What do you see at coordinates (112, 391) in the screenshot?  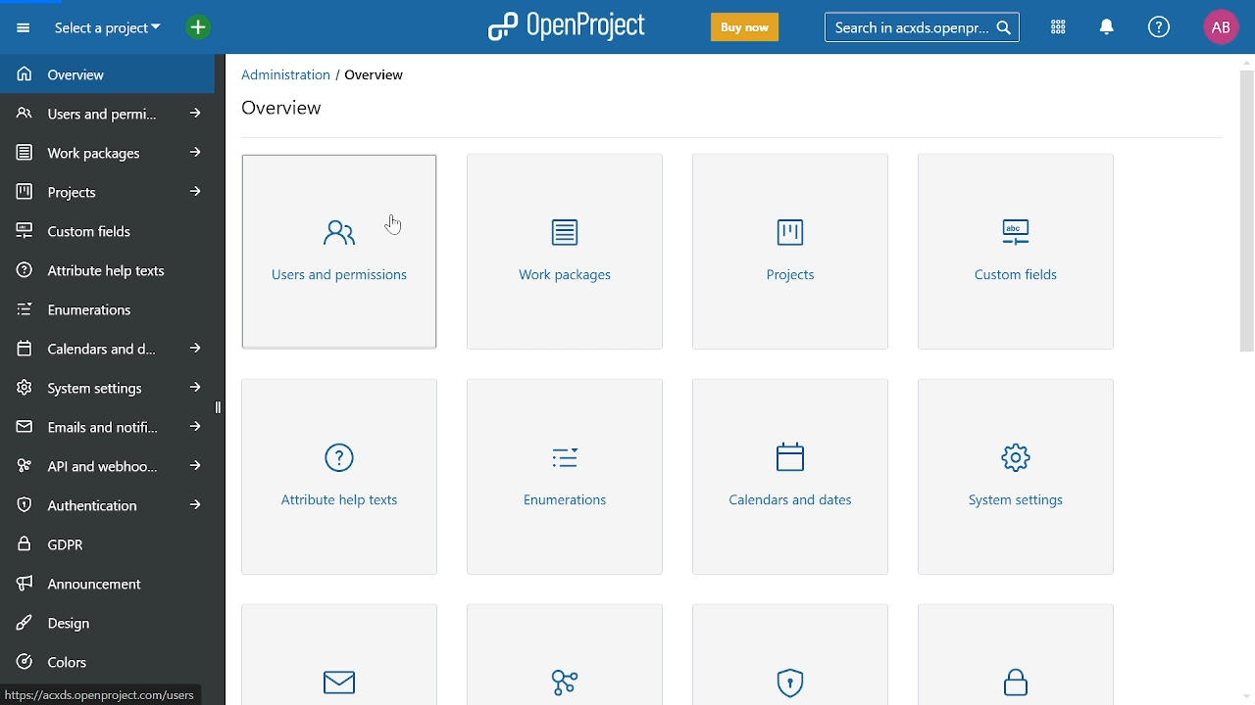 I see `System settings` at bounding box center [112, 391].